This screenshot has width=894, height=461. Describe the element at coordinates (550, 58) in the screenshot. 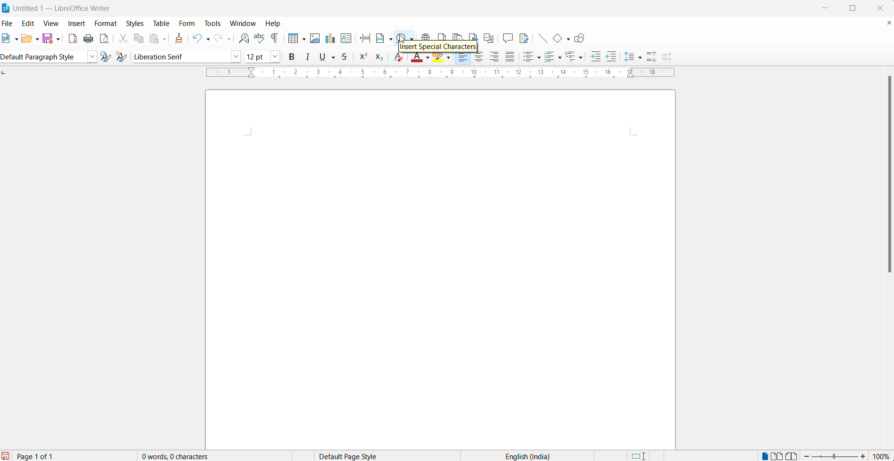

I see `toggle ordered list` at that location.